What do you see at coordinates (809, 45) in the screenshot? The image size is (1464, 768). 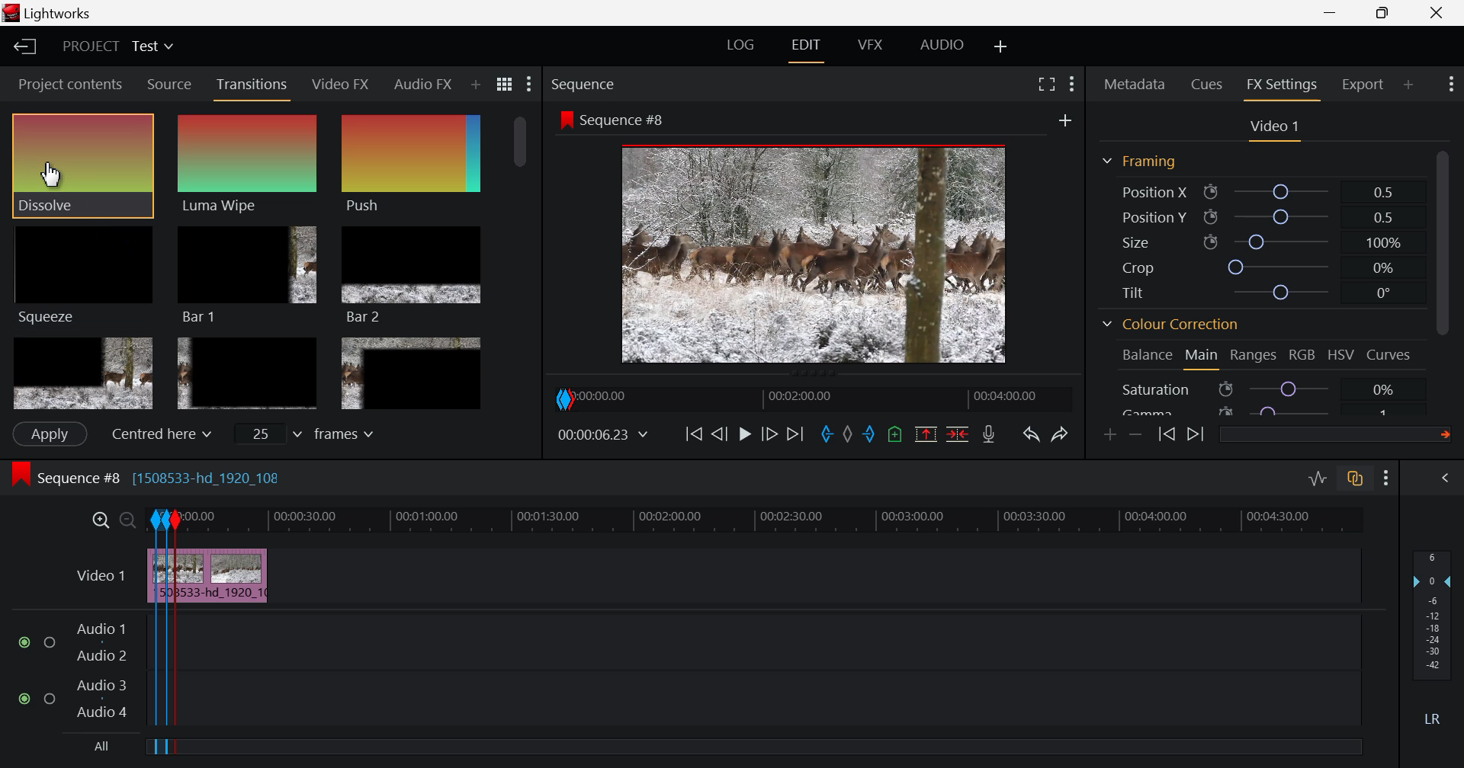 I see `EDIT Tab Open` at bounding box center [809, 45].